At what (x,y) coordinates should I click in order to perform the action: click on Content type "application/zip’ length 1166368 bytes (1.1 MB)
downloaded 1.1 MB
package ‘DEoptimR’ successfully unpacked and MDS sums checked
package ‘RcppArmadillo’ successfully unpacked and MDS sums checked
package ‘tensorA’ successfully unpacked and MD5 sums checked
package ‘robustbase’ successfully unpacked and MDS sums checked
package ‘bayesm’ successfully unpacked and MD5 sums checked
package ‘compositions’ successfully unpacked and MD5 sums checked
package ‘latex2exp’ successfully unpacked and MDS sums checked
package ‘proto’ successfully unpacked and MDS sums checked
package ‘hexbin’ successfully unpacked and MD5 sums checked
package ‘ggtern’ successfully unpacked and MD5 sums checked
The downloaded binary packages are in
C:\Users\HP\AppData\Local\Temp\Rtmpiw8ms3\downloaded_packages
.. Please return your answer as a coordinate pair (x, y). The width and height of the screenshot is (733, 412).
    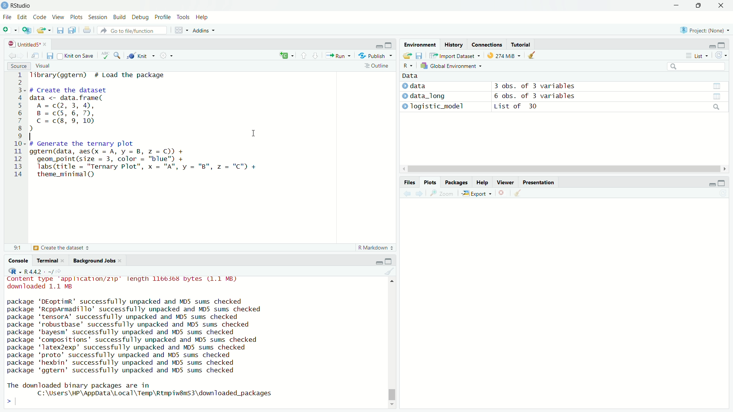
    Looking at the image, I should click on (147, 339).